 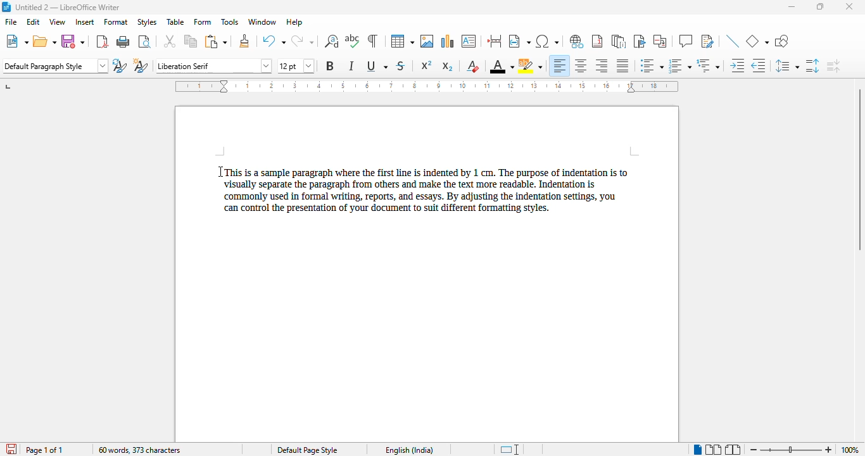 What do you see at coordinates (11, 449) in the screenshot?
I see `click to save the document` at bounding box center [11, 449].